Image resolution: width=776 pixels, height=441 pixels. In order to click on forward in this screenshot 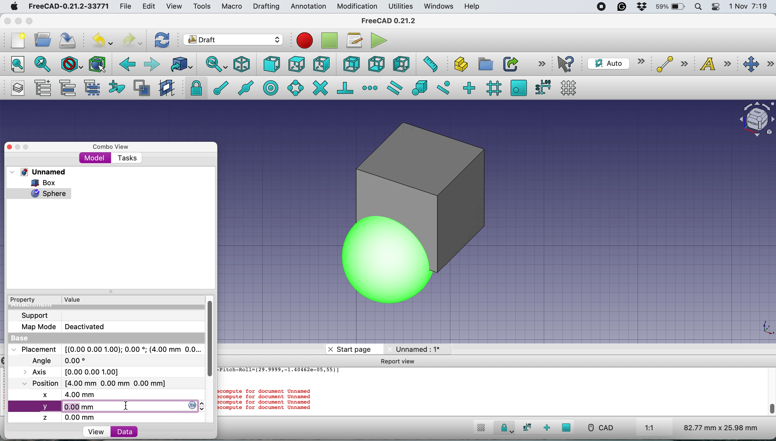, I will do `click(151, 64)`.